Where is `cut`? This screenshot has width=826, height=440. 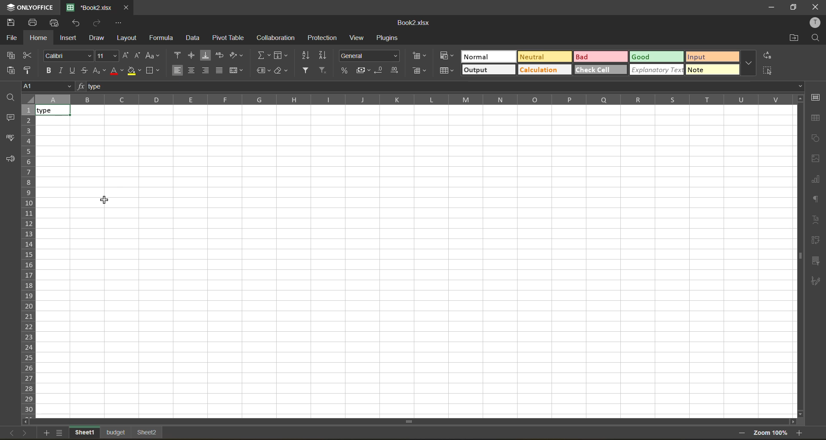 cut is located at coordinates (28, 57).